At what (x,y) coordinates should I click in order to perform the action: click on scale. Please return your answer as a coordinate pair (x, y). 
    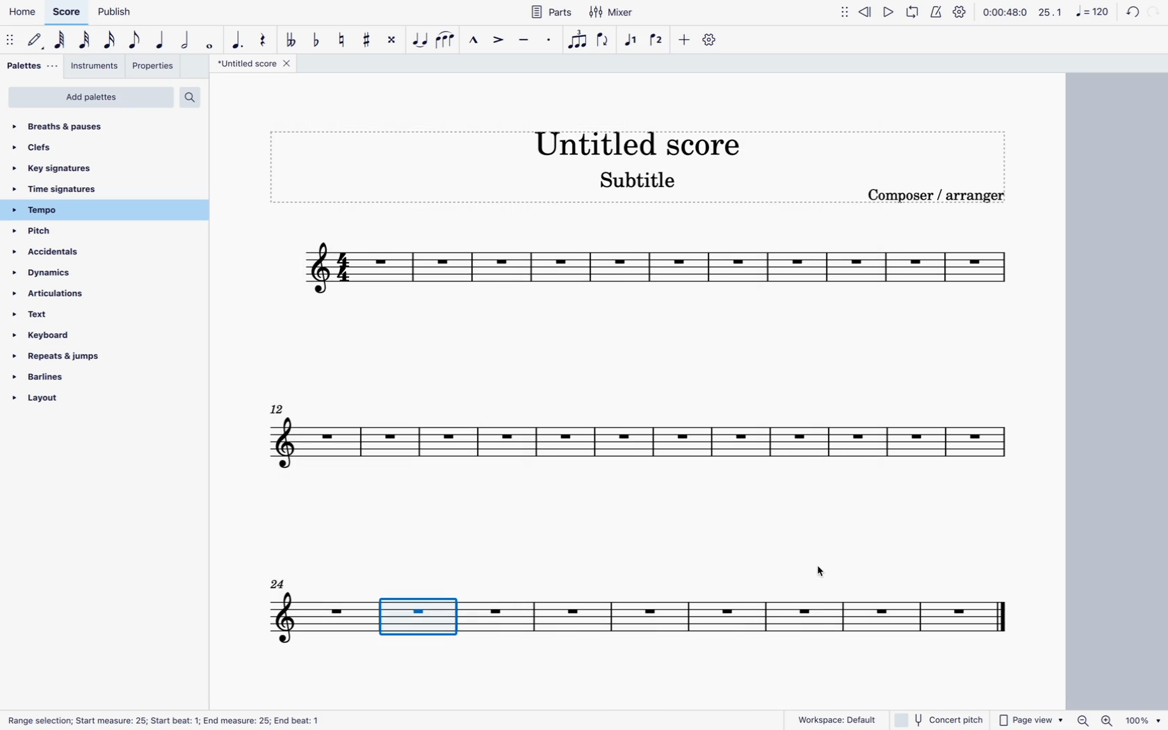
    Looking at the image, I should click on (1074, 12).